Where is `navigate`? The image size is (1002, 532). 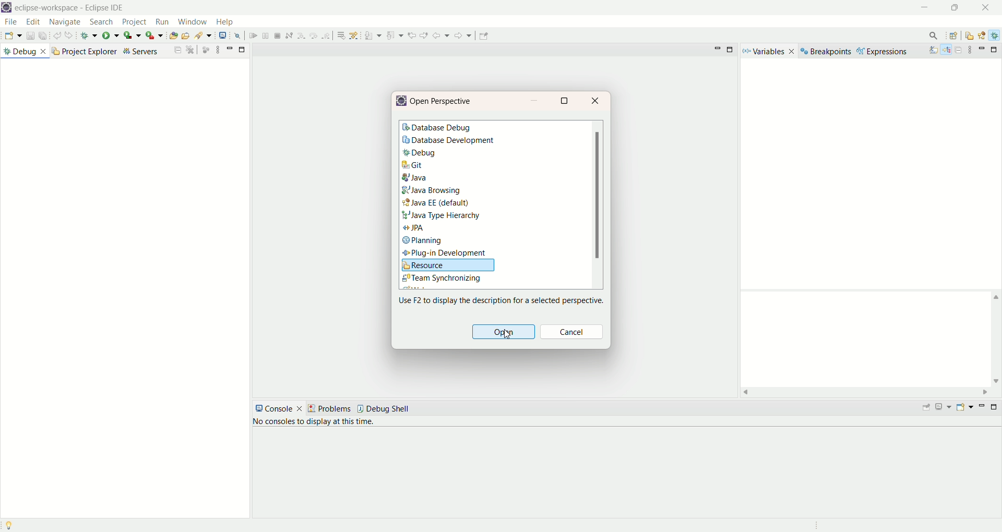
navigate is located at coordinates (66, 23).